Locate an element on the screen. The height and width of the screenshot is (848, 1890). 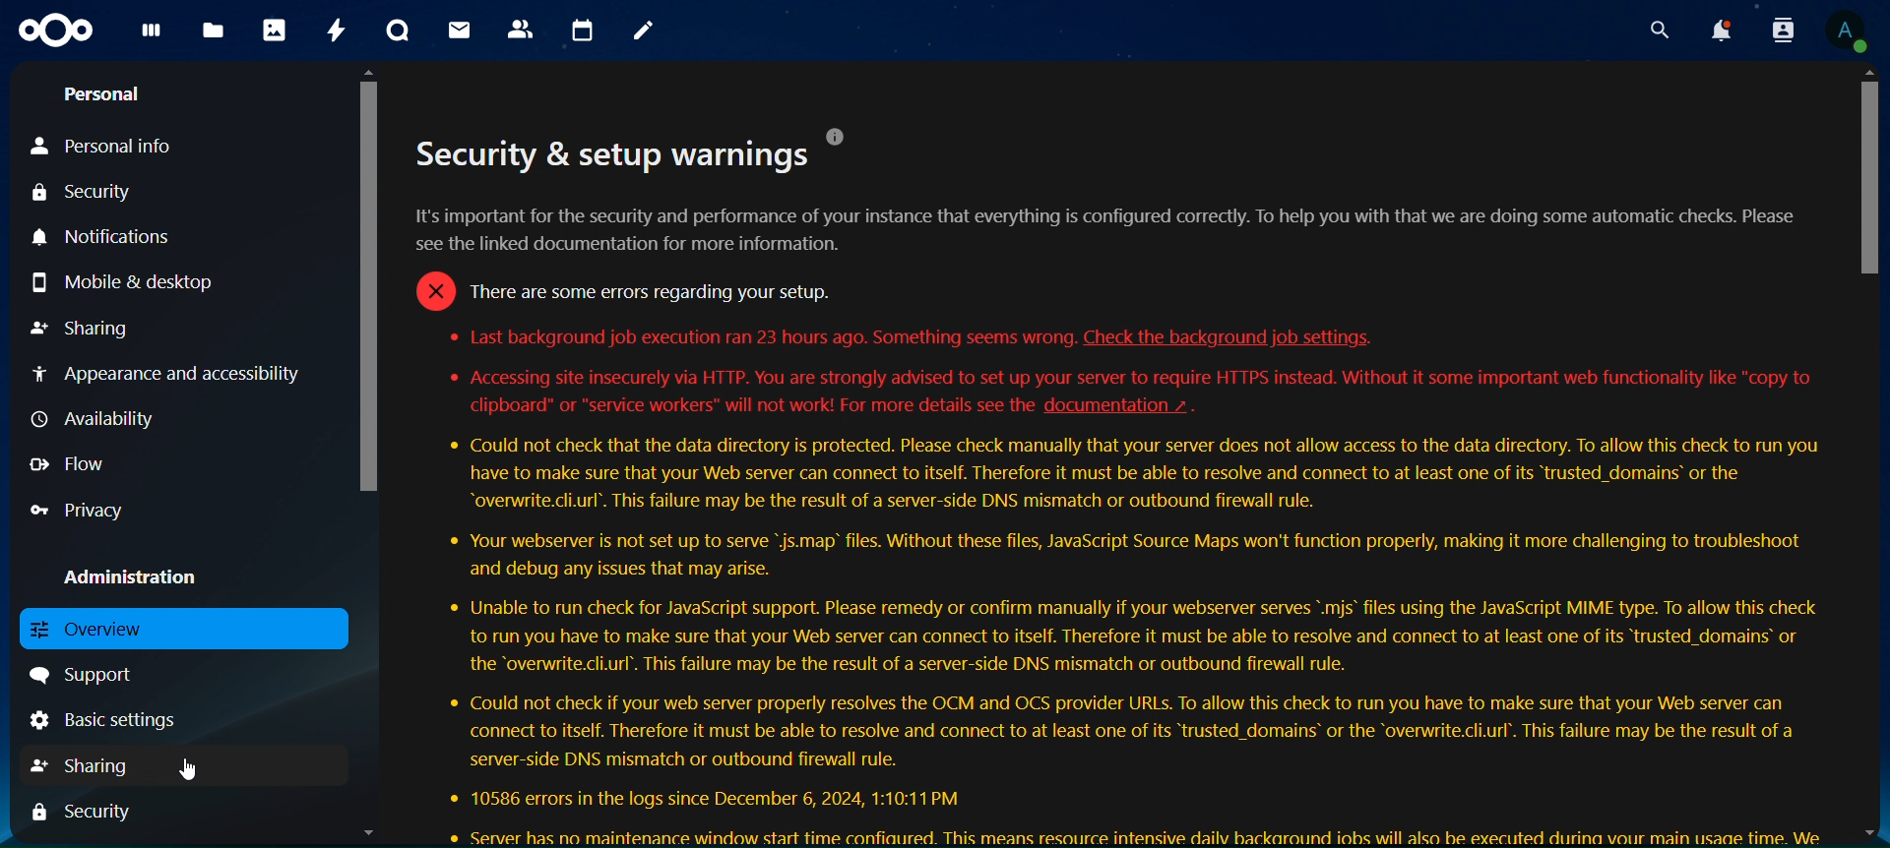
availability is located at coordinates (99, 419).